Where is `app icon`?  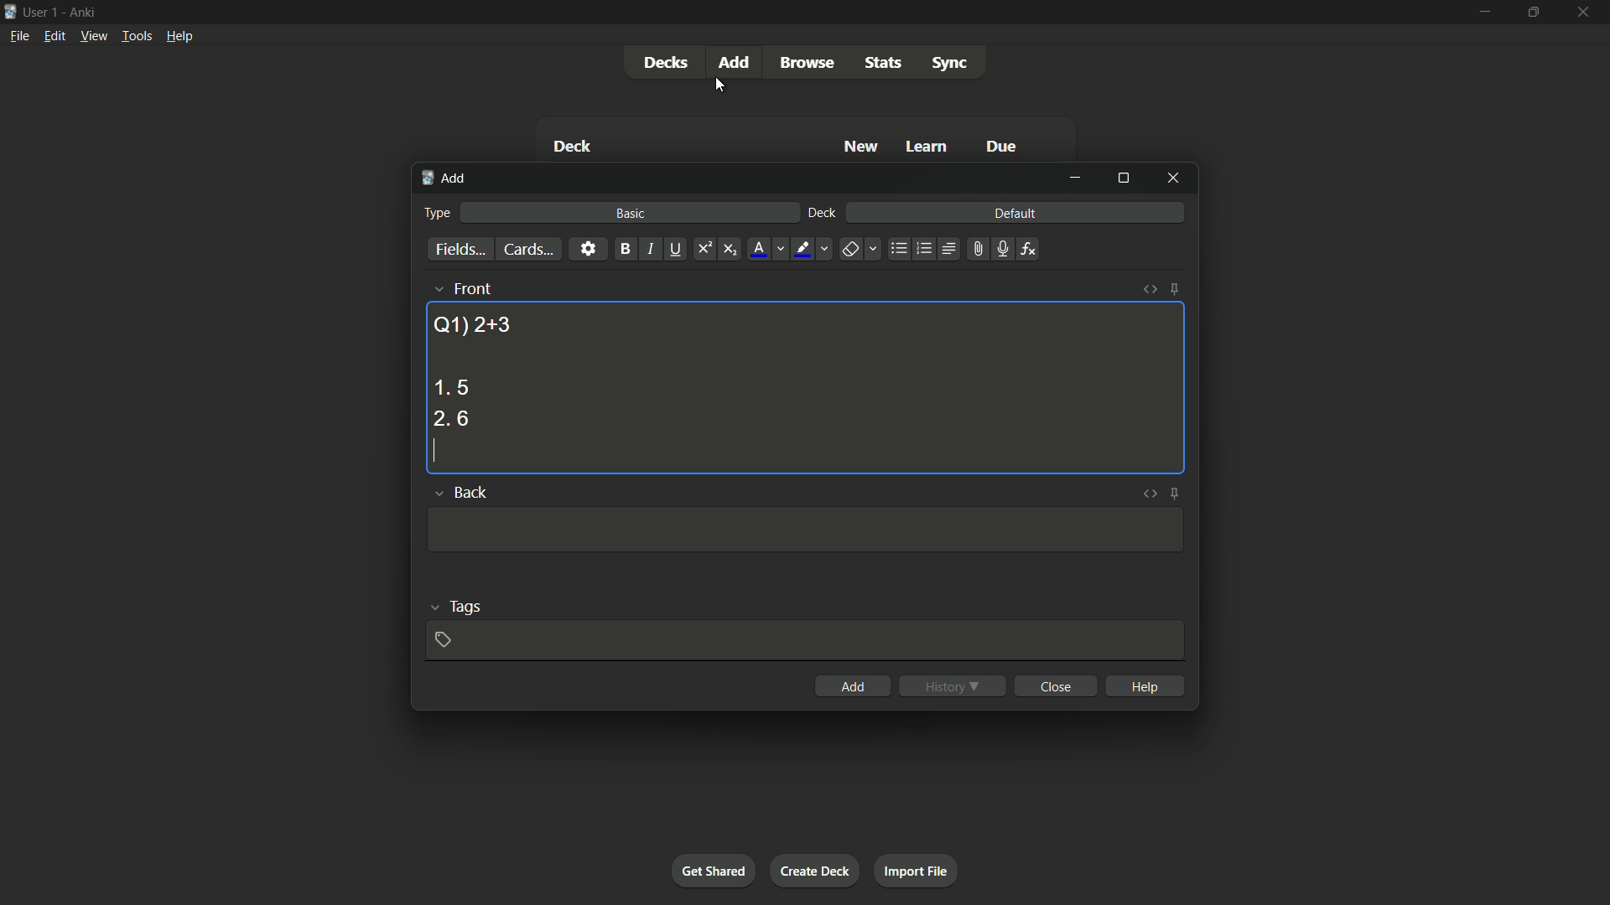 app icon is located at coordinates (10, 10).